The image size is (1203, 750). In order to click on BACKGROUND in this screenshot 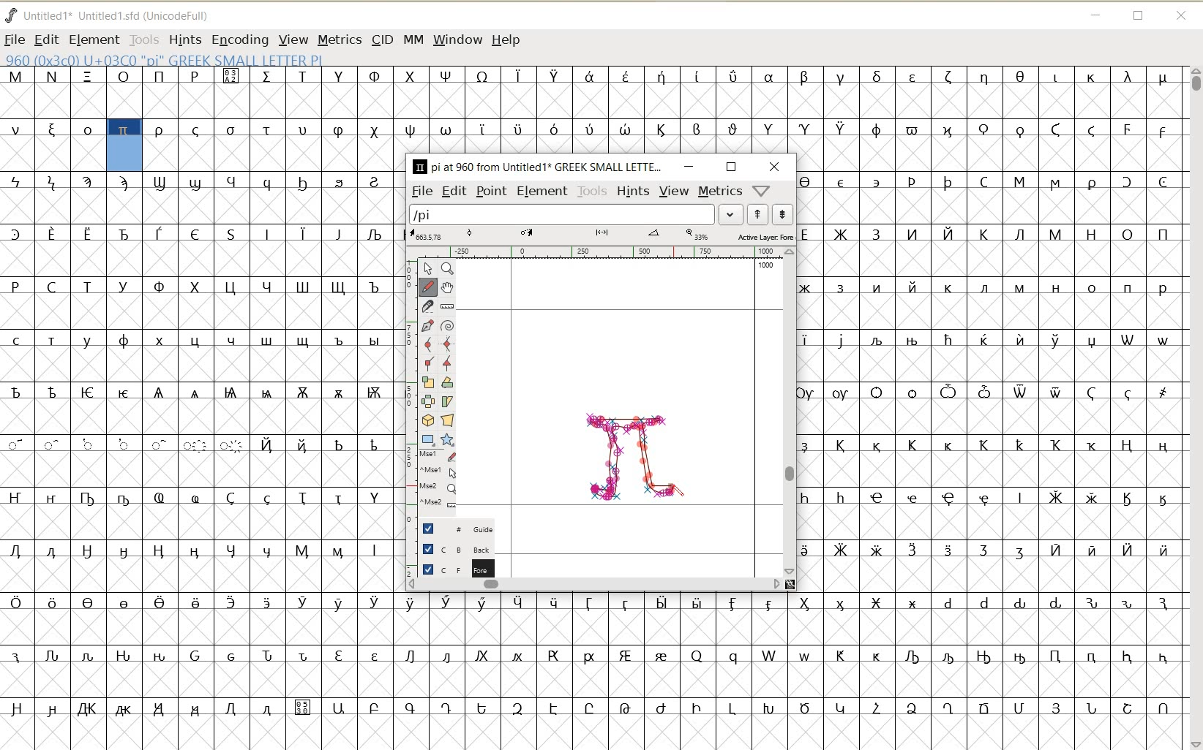, I will do `click(449, 550)`.